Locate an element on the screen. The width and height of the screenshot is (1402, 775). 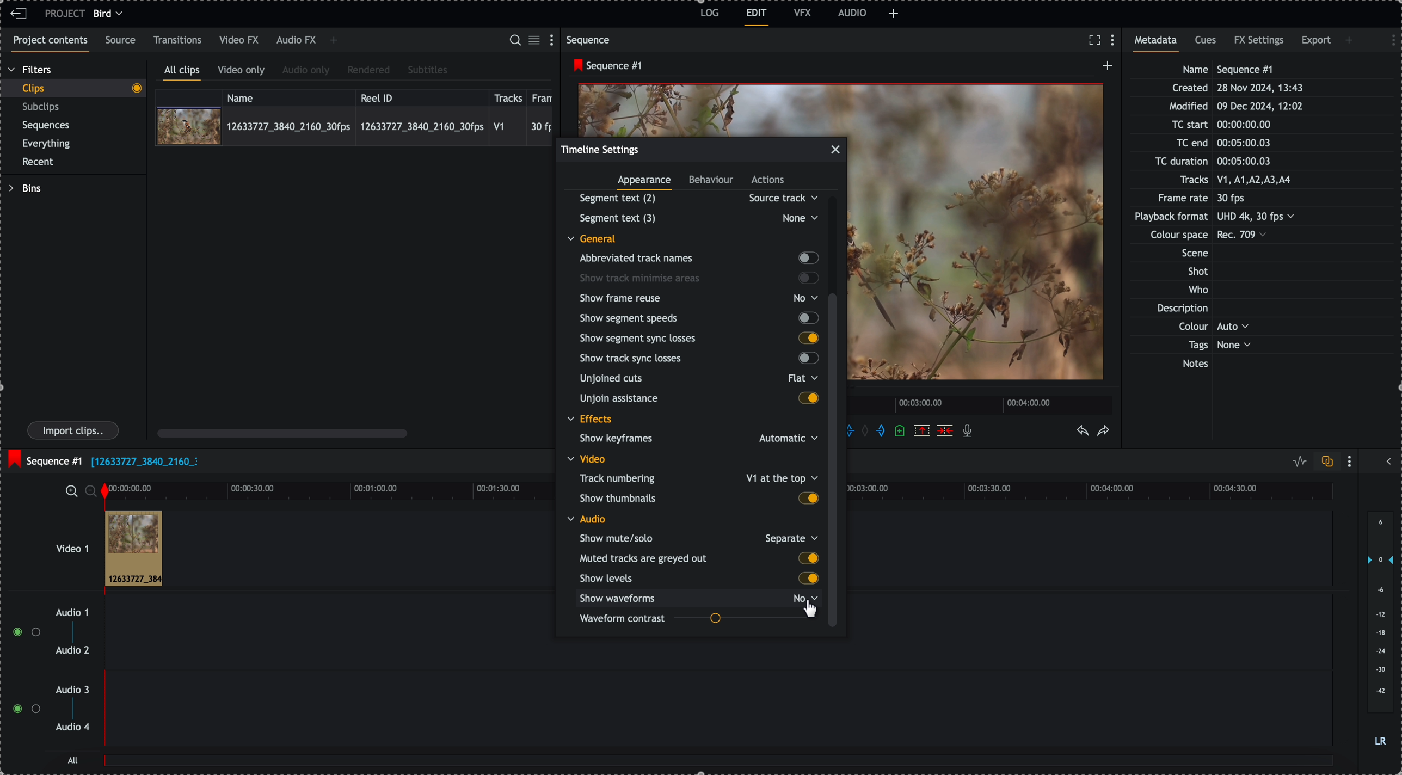
source is located at coordinates (122, 41).